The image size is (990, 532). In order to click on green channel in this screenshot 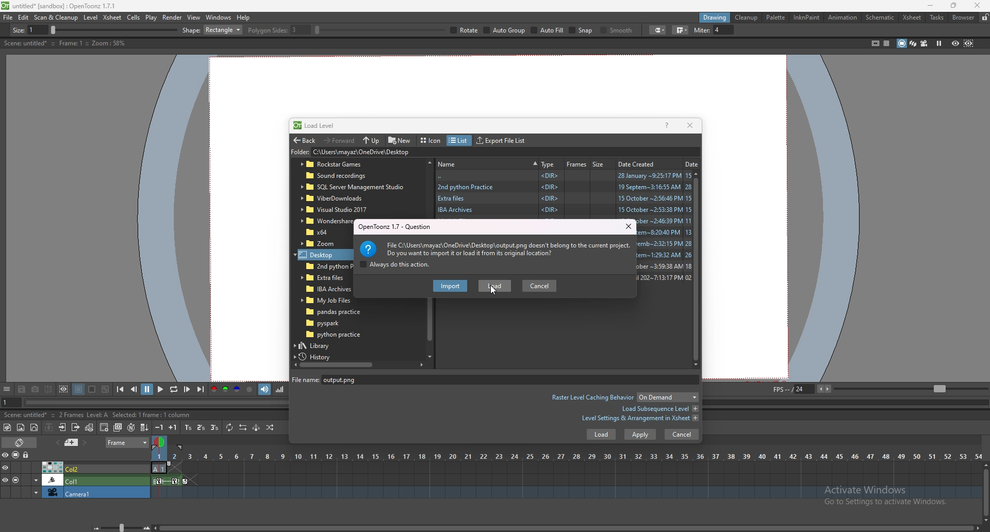, I will do `click(225, 390)`.